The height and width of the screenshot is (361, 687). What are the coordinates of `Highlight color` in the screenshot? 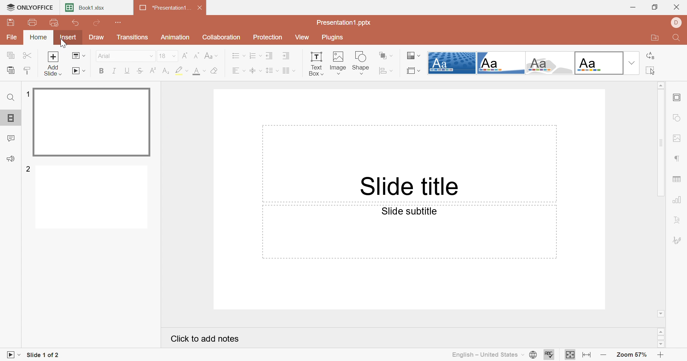 It's located at (181, 70).